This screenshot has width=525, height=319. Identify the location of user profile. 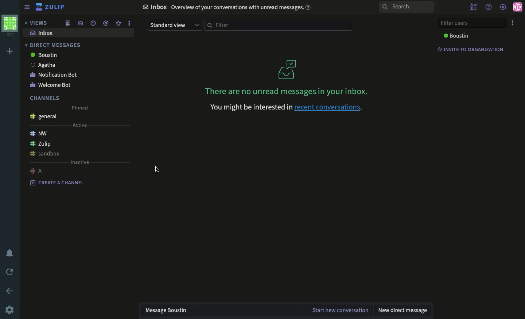
(518, 6).